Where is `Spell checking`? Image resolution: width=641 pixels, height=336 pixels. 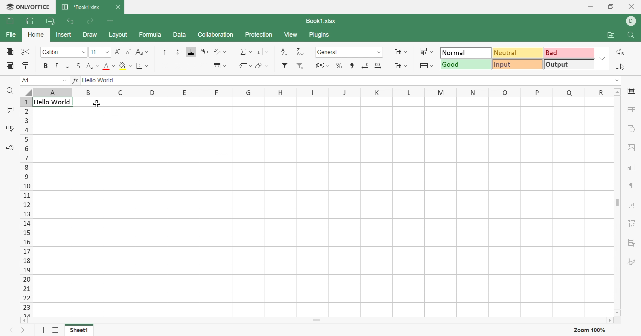 Spell checking is located at coordinates (11, 128).